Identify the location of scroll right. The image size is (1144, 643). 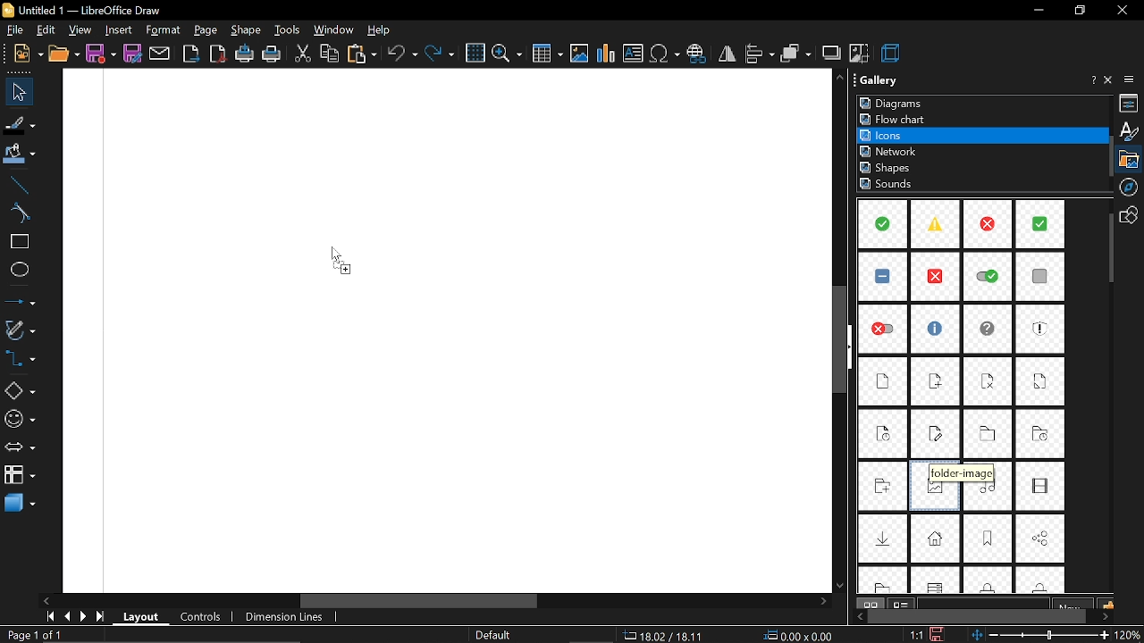
(821, 602).